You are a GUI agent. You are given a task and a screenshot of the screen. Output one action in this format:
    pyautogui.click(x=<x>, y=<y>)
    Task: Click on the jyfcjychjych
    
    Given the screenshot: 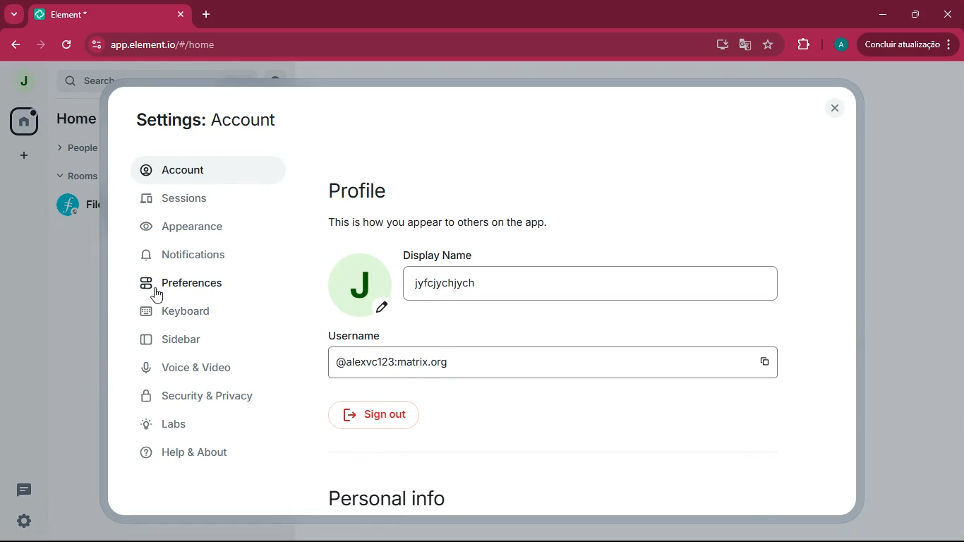 What is the action you would take?
    pyautogui.click(x=445, y=284)
    